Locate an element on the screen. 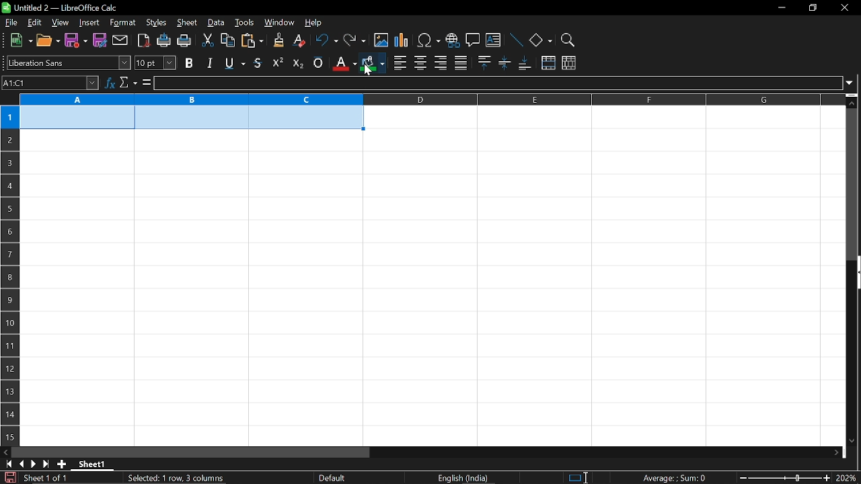  clone formatting is located at coordinates (275, 40).